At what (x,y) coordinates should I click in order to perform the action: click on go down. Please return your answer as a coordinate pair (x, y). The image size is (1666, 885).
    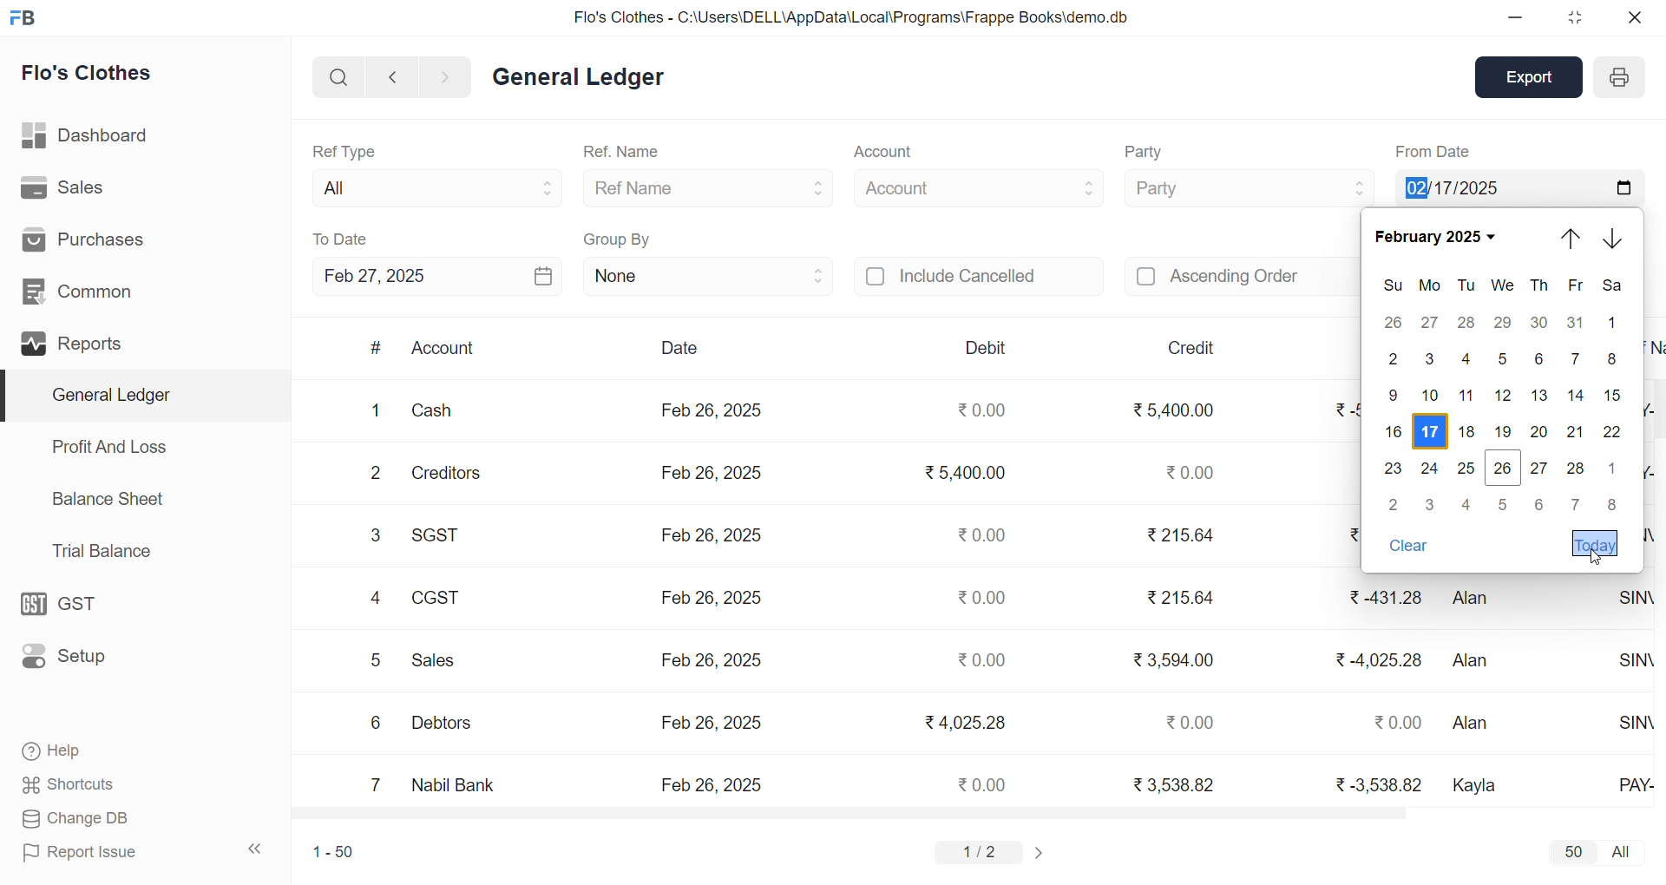
    Looking at the image, I should click on (1615, 239).